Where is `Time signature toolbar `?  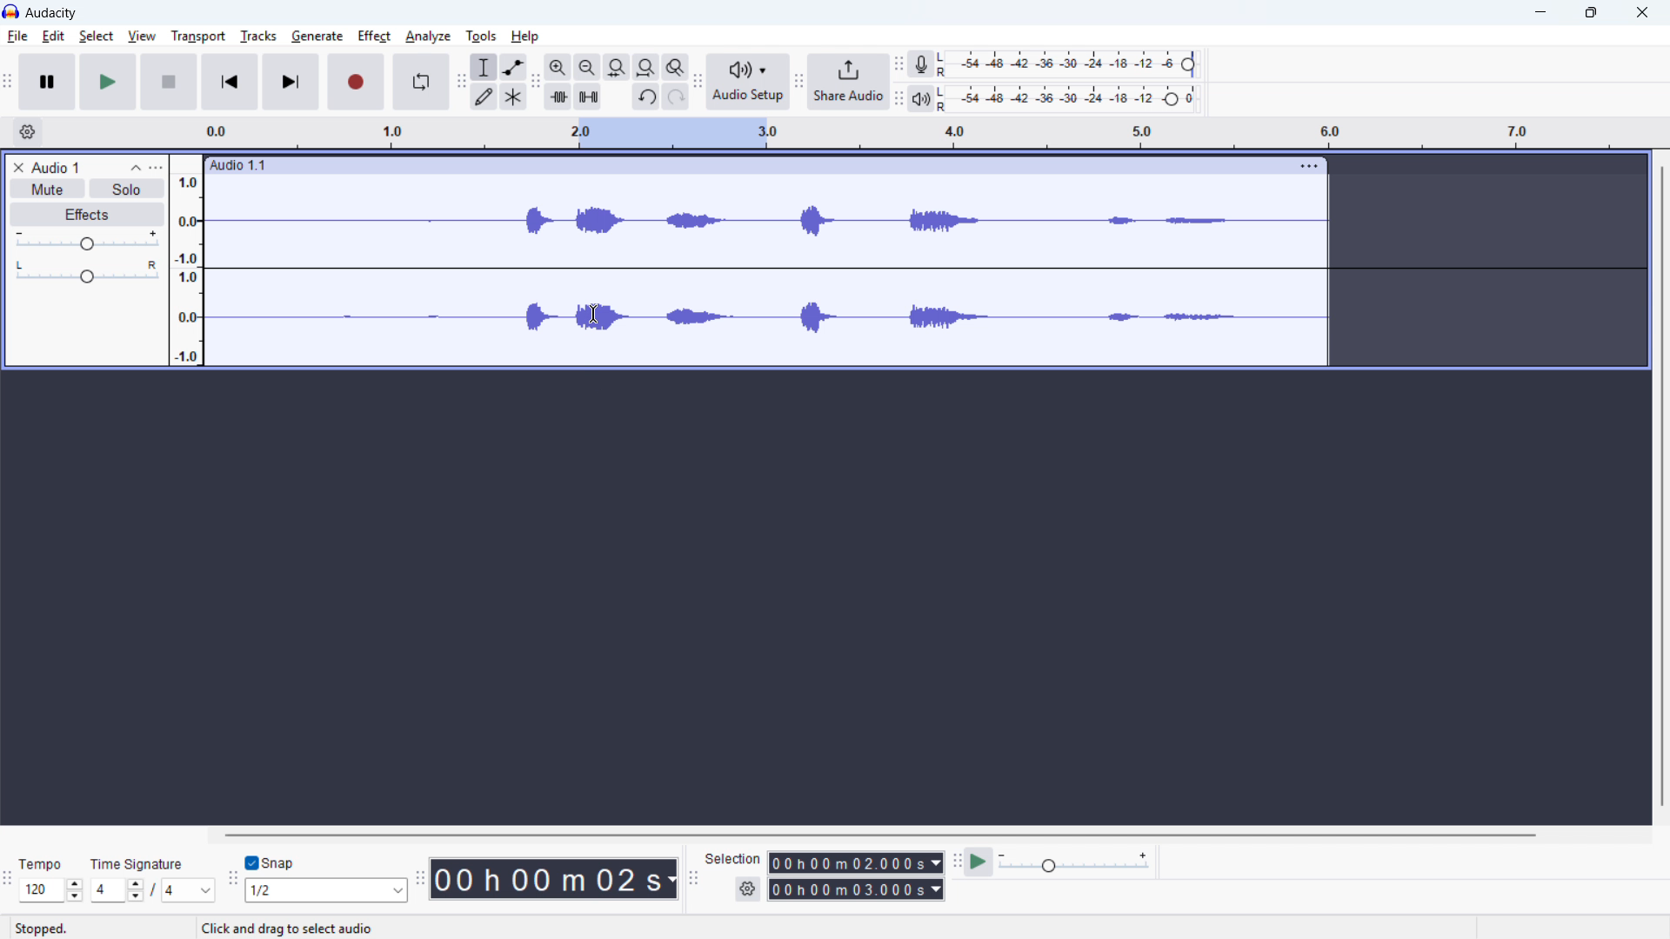
Time signature toolbar  is located at coordinates (9, 878).